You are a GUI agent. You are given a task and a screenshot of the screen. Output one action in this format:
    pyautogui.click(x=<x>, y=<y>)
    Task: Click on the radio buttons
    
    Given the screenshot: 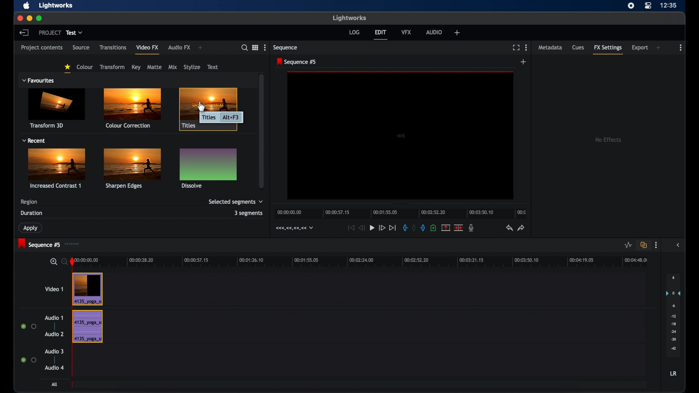 What is the action you would take?
    pyautogui.click(x=29, y=326)
    